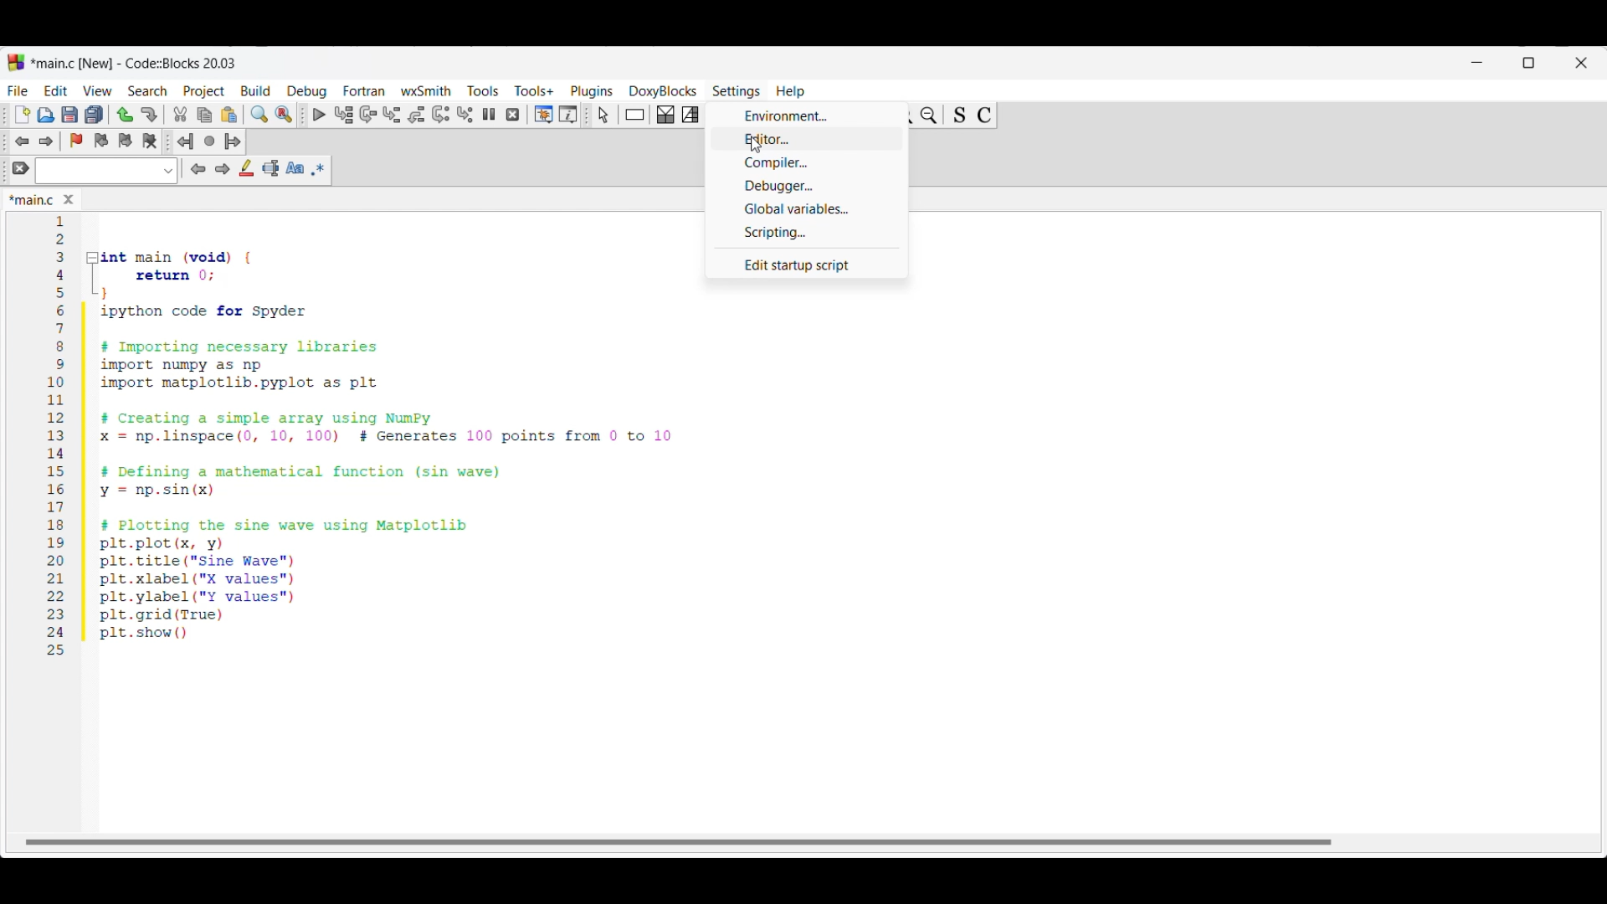 This screenshot has width=1607, height=904. I want to click on Open, so click(46, 115).